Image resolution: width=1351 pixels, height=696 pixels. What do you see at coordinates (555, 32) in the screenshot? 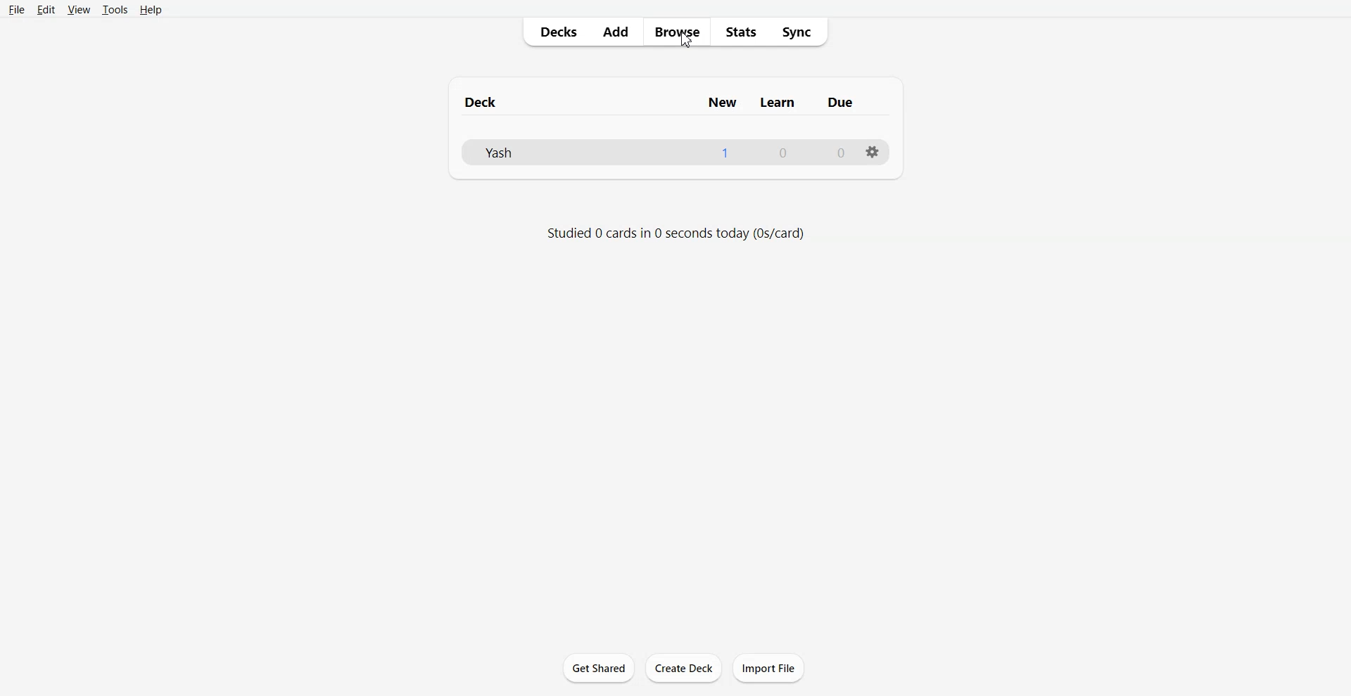
I see `Decks` at bounding box center [555, 32].